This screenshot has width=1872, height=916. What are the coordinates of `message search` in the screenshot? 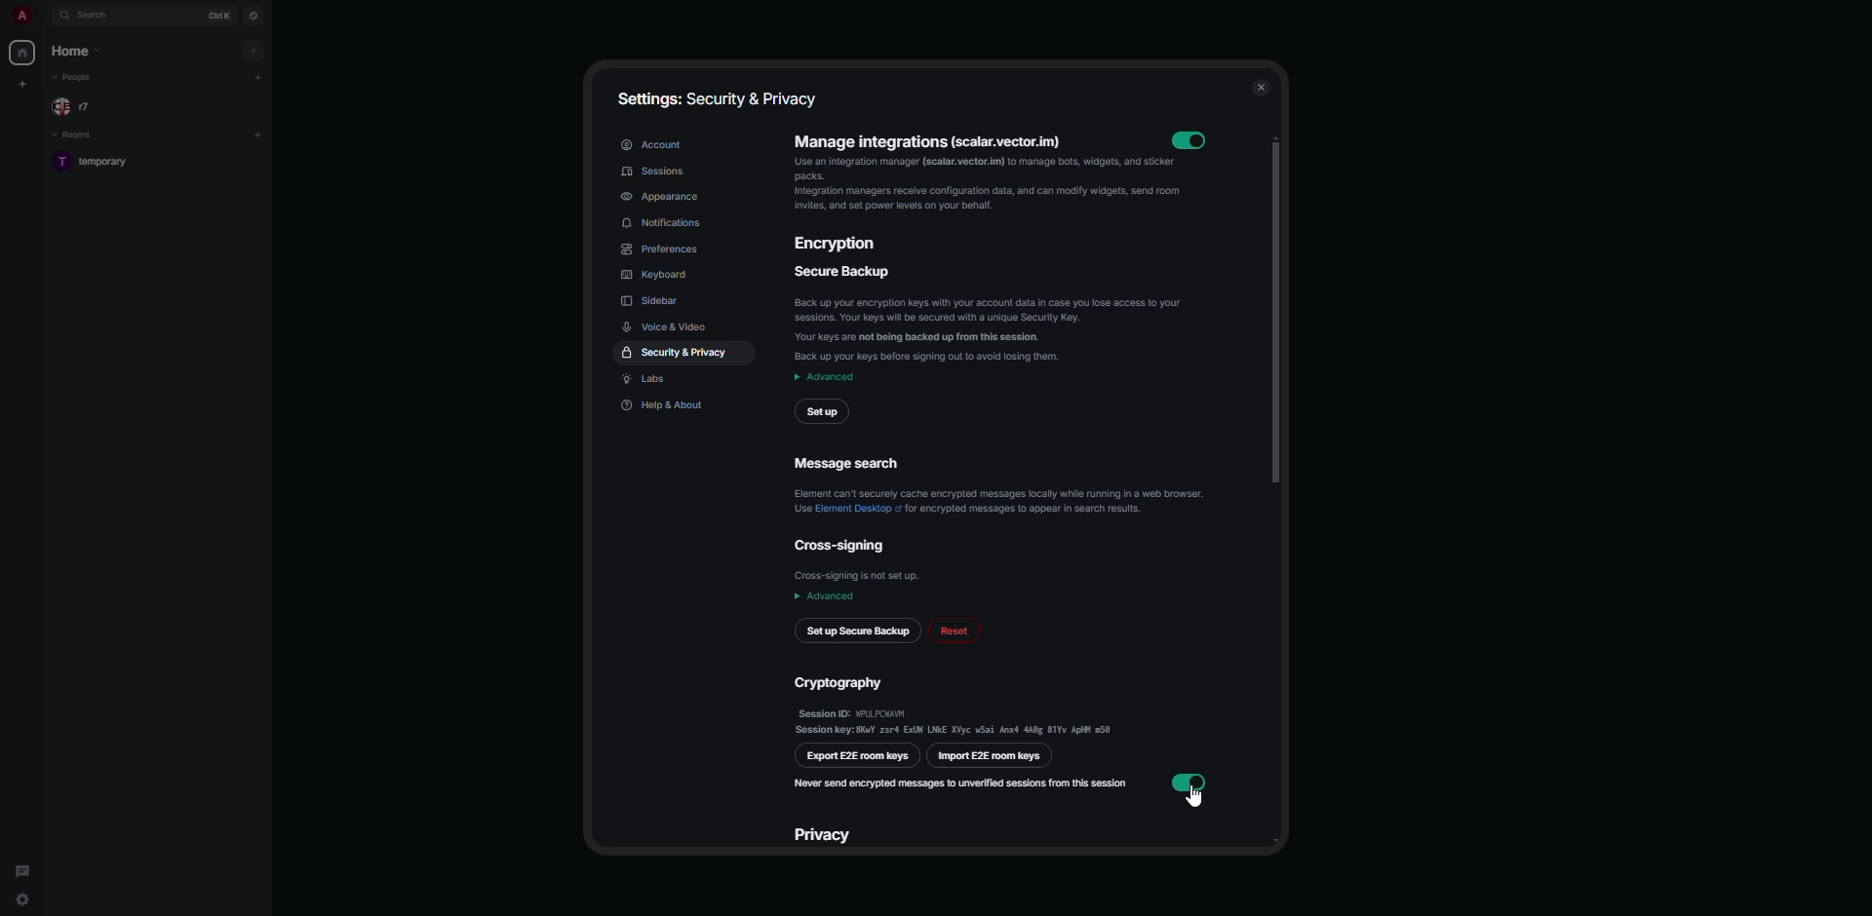 It's located at (1004, 488).